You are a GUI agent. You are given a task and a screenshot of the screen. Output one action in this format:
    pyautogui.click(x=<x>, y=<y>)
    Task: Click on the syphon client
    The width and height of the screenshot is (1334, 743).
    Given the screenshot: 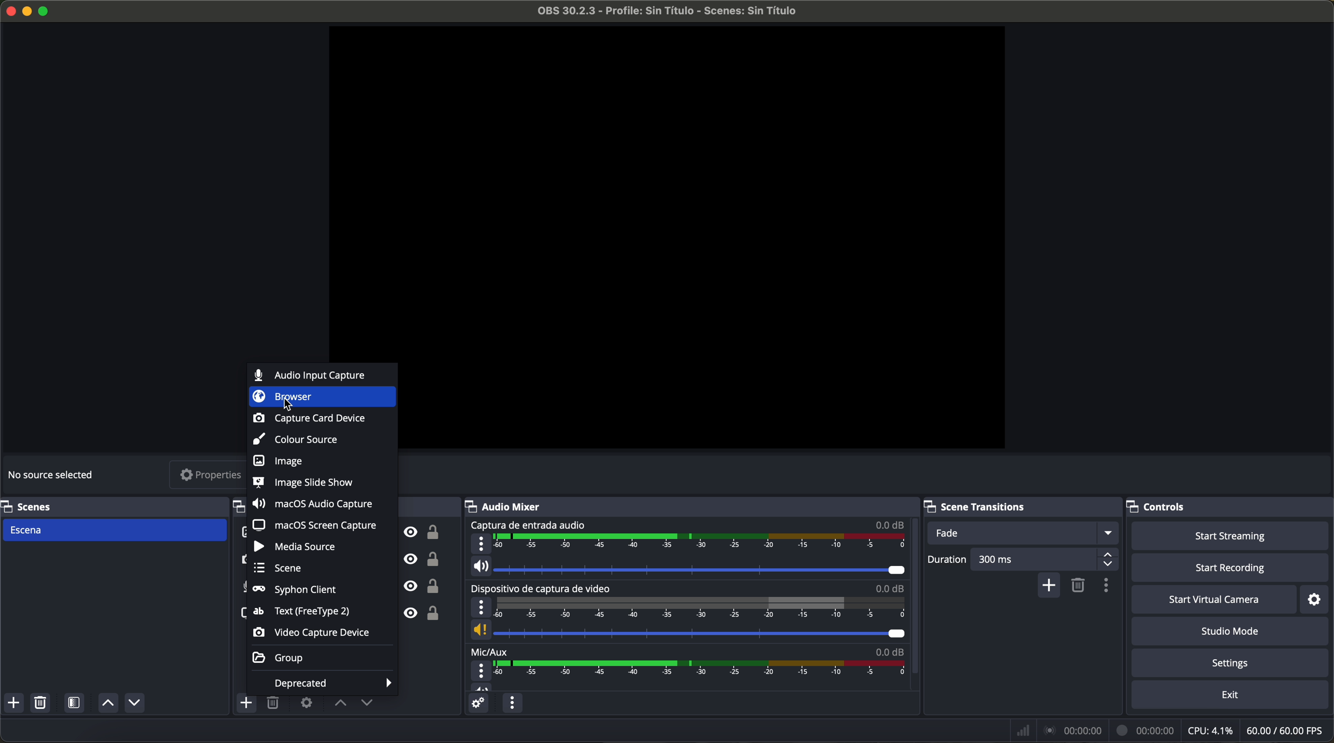 What is the action you would take?
    pyautogui.click(x=295, y=590)
    